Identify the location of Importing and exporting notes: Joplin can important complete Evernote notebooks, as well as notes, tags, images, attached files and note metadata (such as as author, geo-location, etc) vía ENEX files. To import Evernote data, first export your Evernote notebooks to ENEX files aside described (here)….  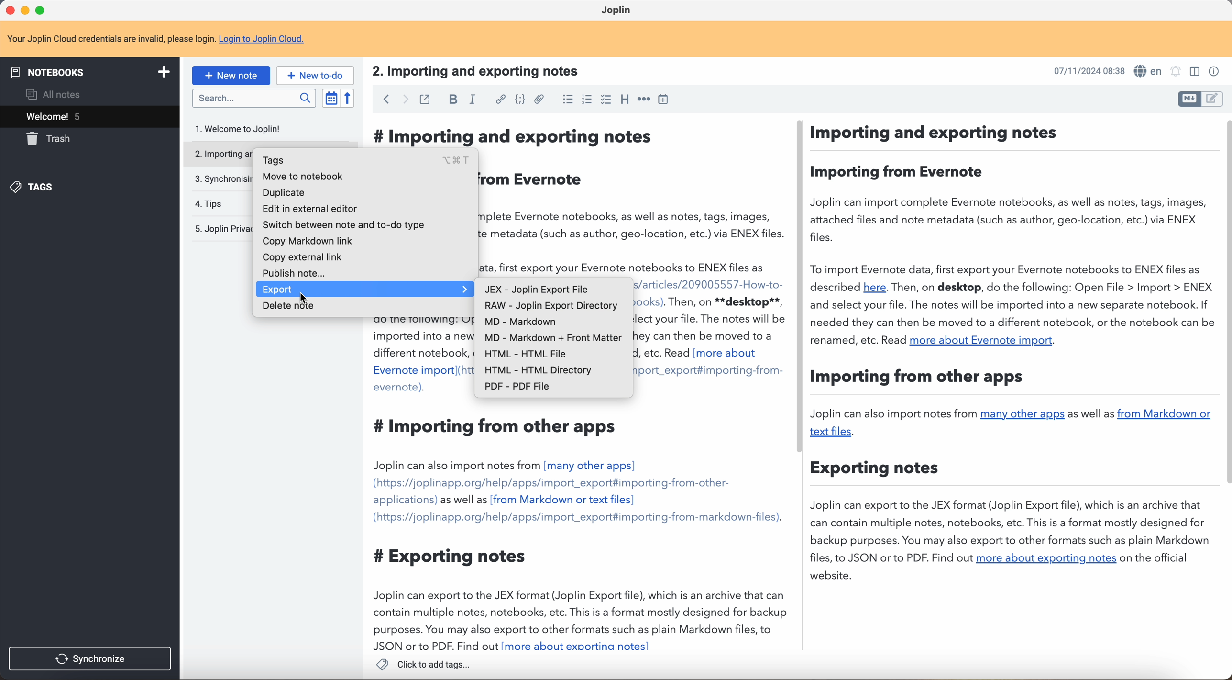
(1012, 355).